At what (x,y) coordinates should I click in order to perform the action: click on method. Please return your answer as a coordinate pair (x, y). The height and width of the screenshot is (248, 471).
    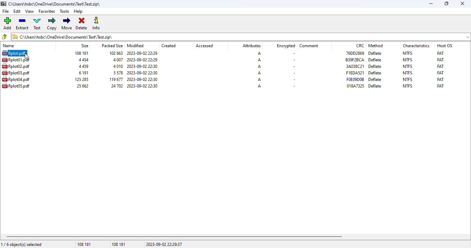
    Looking at the image, I should click on (375, 45).